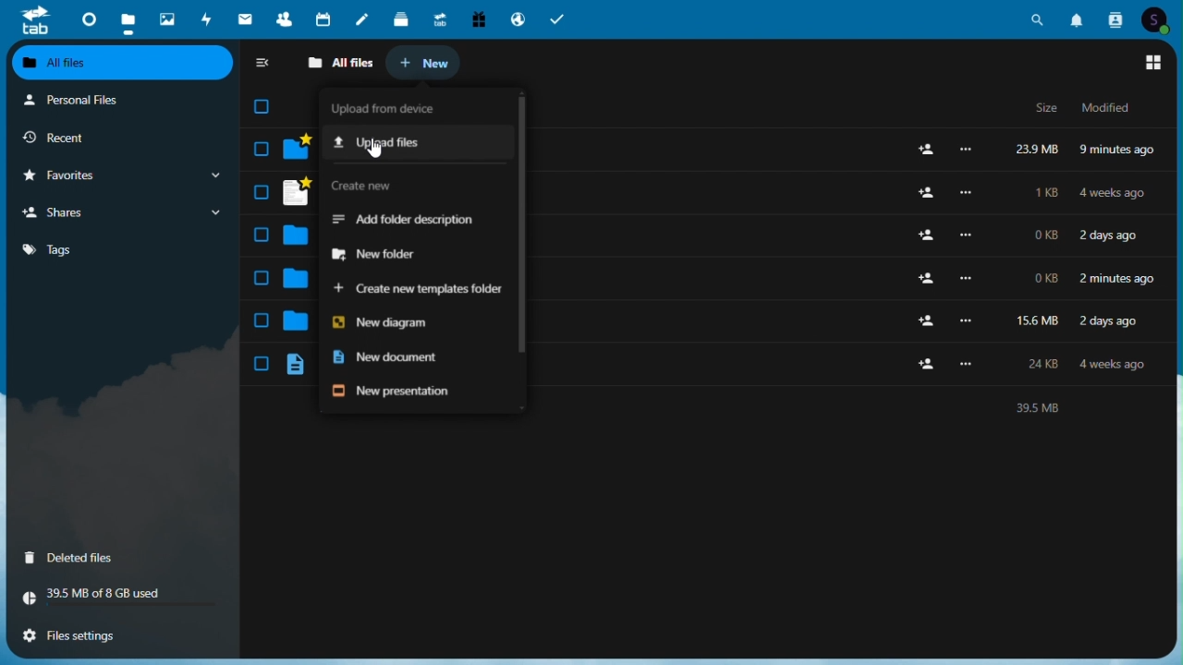 This screenshot has width=1183, height=665. What do you see at coordinates (415, 392) in the screenshot?
I see `New presentation` at bounding box center [415, 392].